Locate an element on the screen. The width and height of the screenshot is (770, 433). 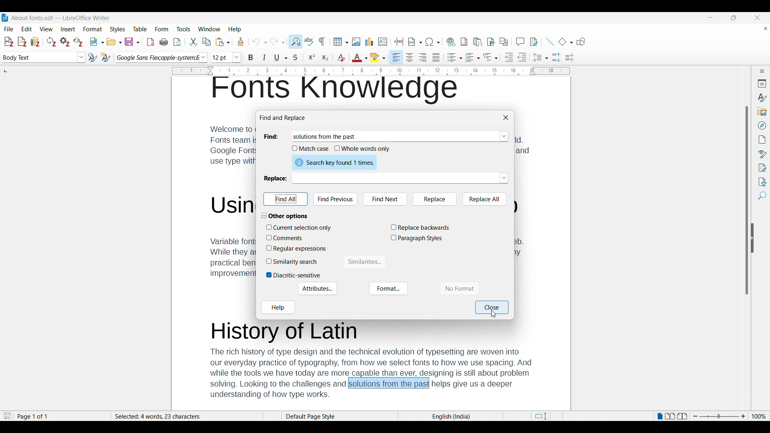
Indicates space to input Find text is located at coordinates (272, 137).